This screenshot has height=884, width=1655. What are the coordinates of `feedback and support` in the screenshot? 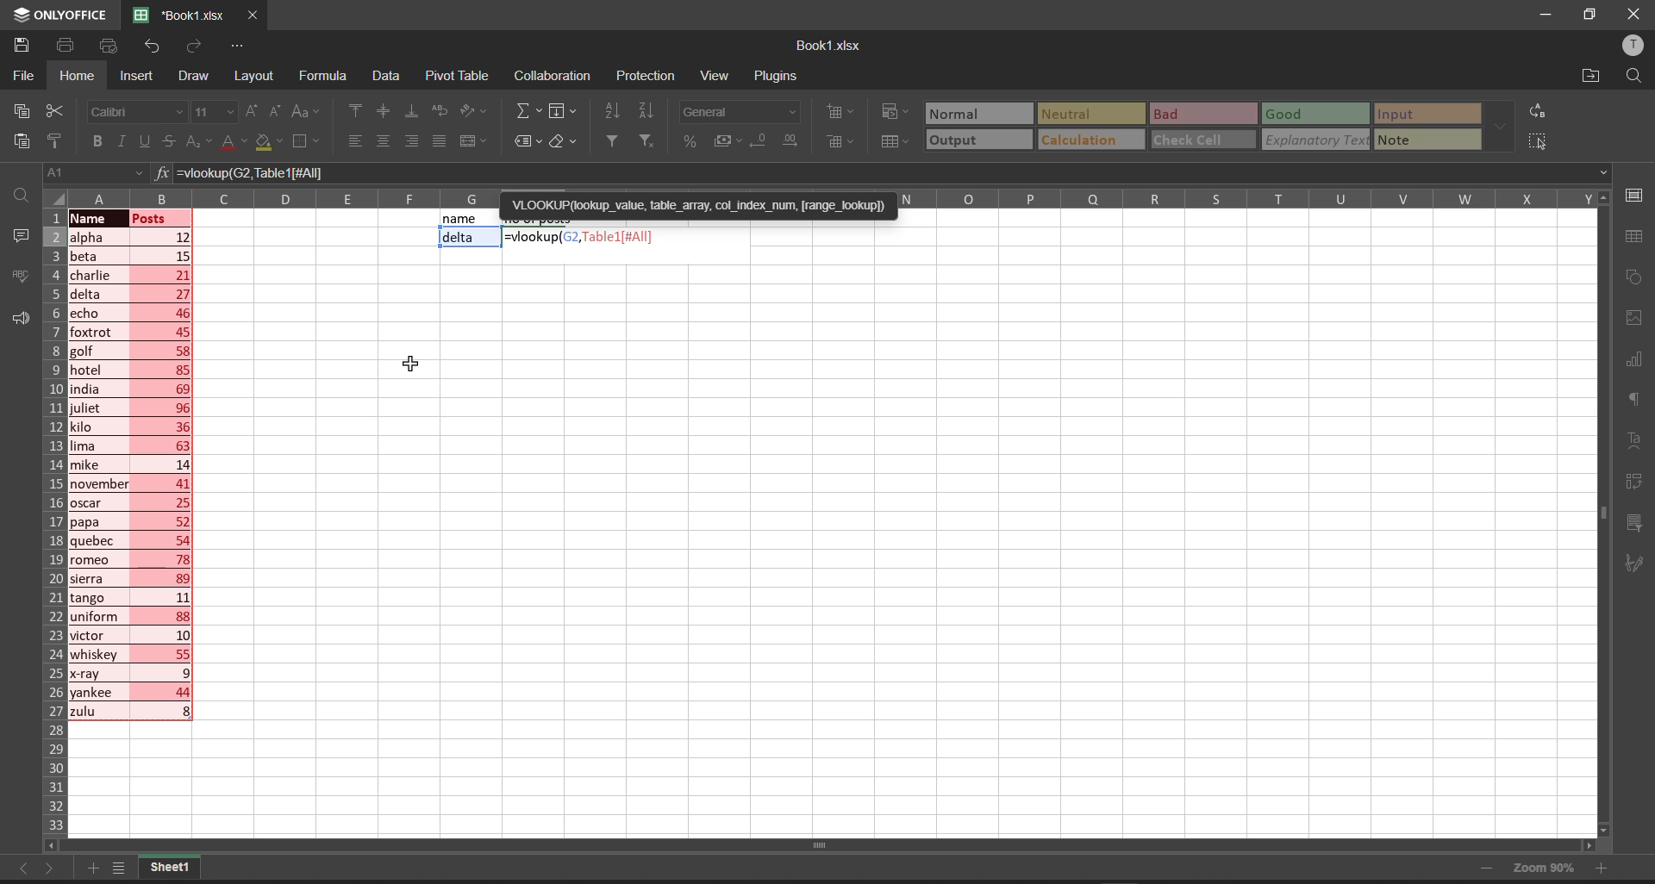 It's located at (16, 319).